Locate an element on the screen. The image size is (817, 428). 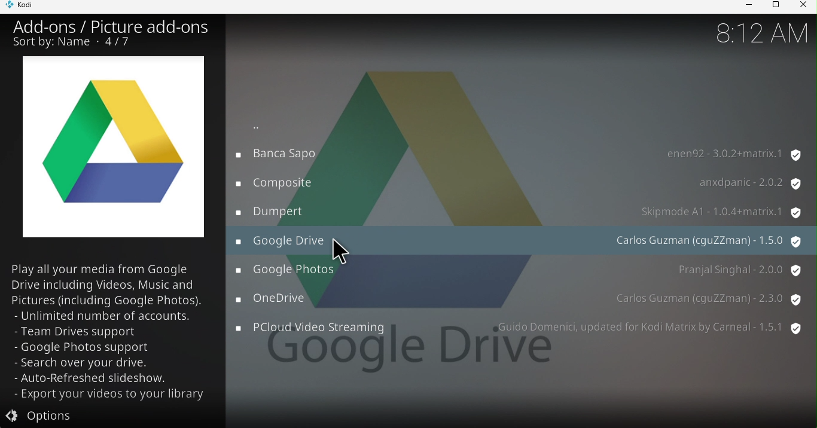
One drive icon is located at coordinates (116, 151).